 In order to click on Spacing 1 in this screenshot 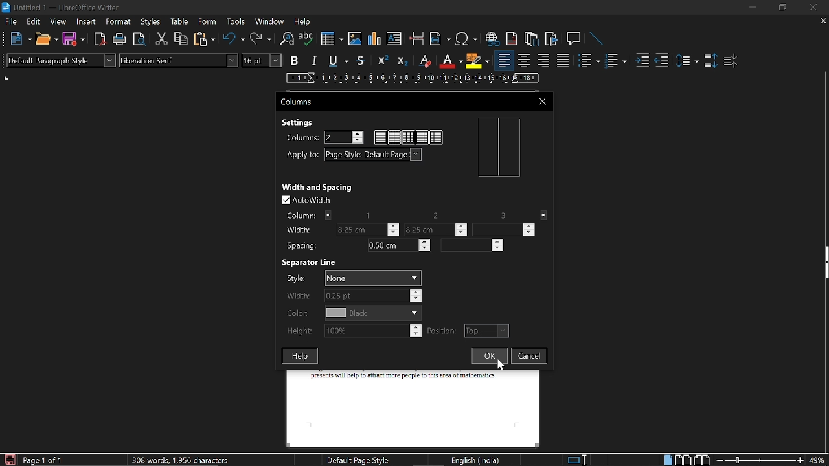, I will do `click(392, 246)`.